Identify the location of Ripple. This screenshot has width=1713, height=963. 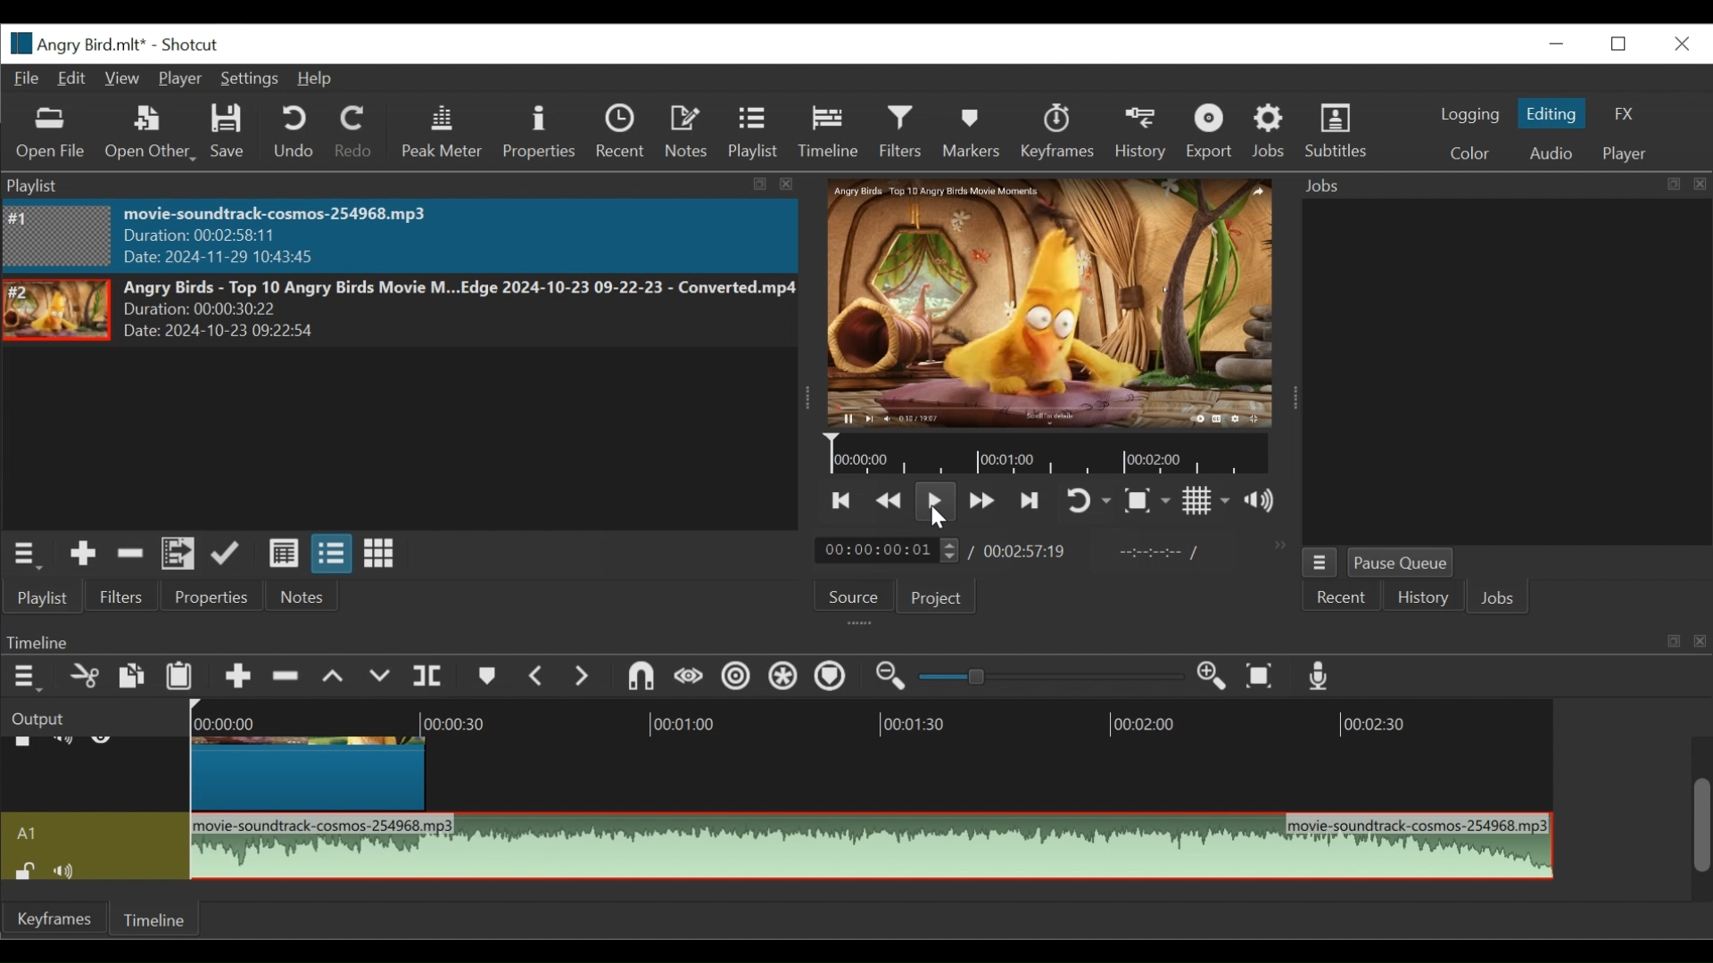
(735, 679).